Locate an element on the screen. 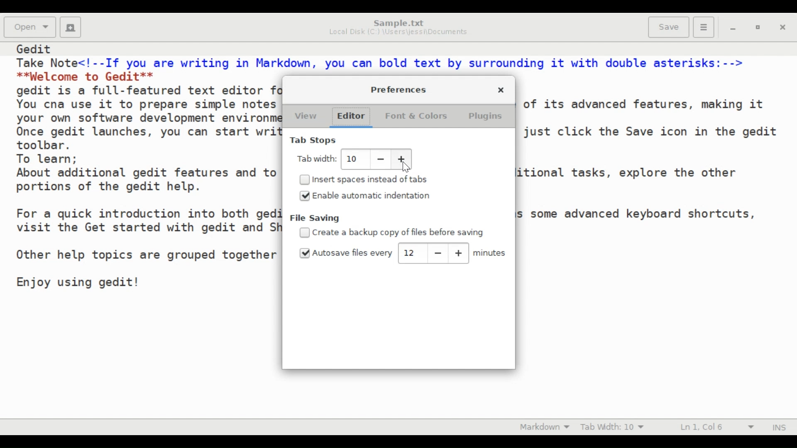 The image size is (797, 448). Open is located at coordinates (30, 27).